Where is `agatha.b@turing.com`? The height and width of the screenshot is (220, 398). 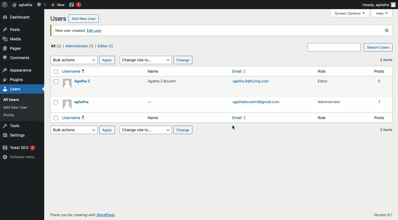
agatha.b@turing.com is located at coordinates (250, 82).